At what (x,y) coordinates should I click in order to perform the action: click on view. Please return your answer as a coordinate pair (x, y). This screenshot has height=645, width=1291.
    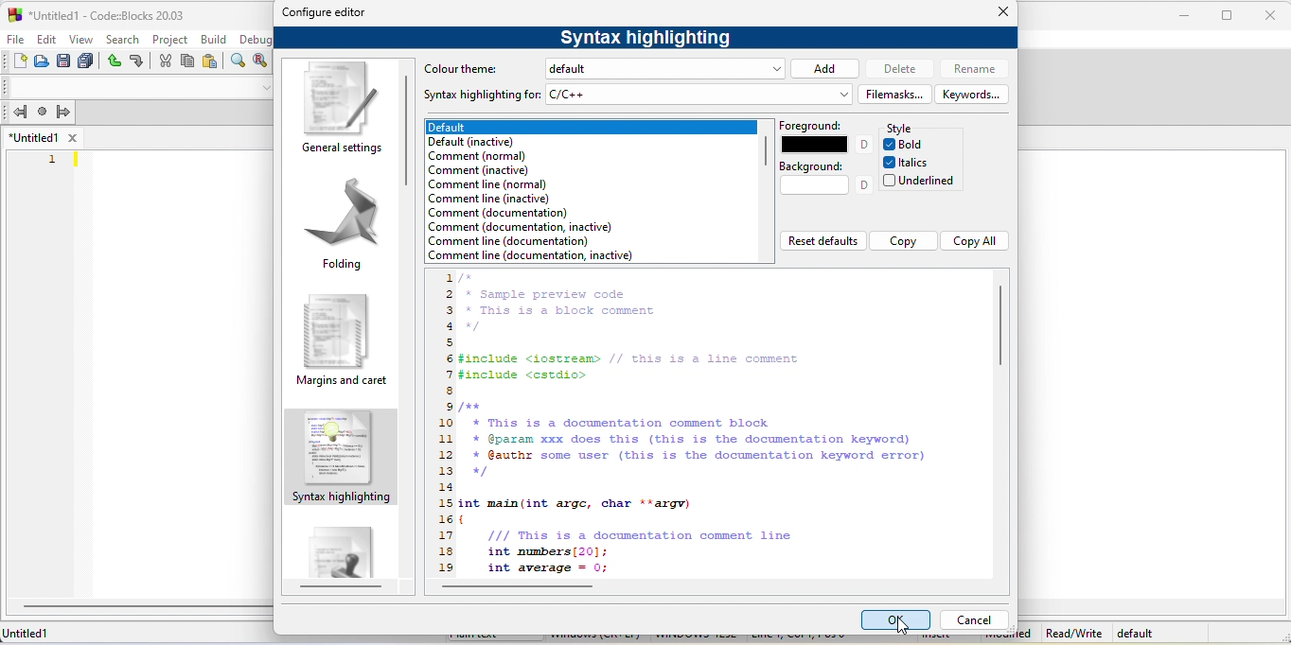
    Looking at the image, I should click on (80, 39).